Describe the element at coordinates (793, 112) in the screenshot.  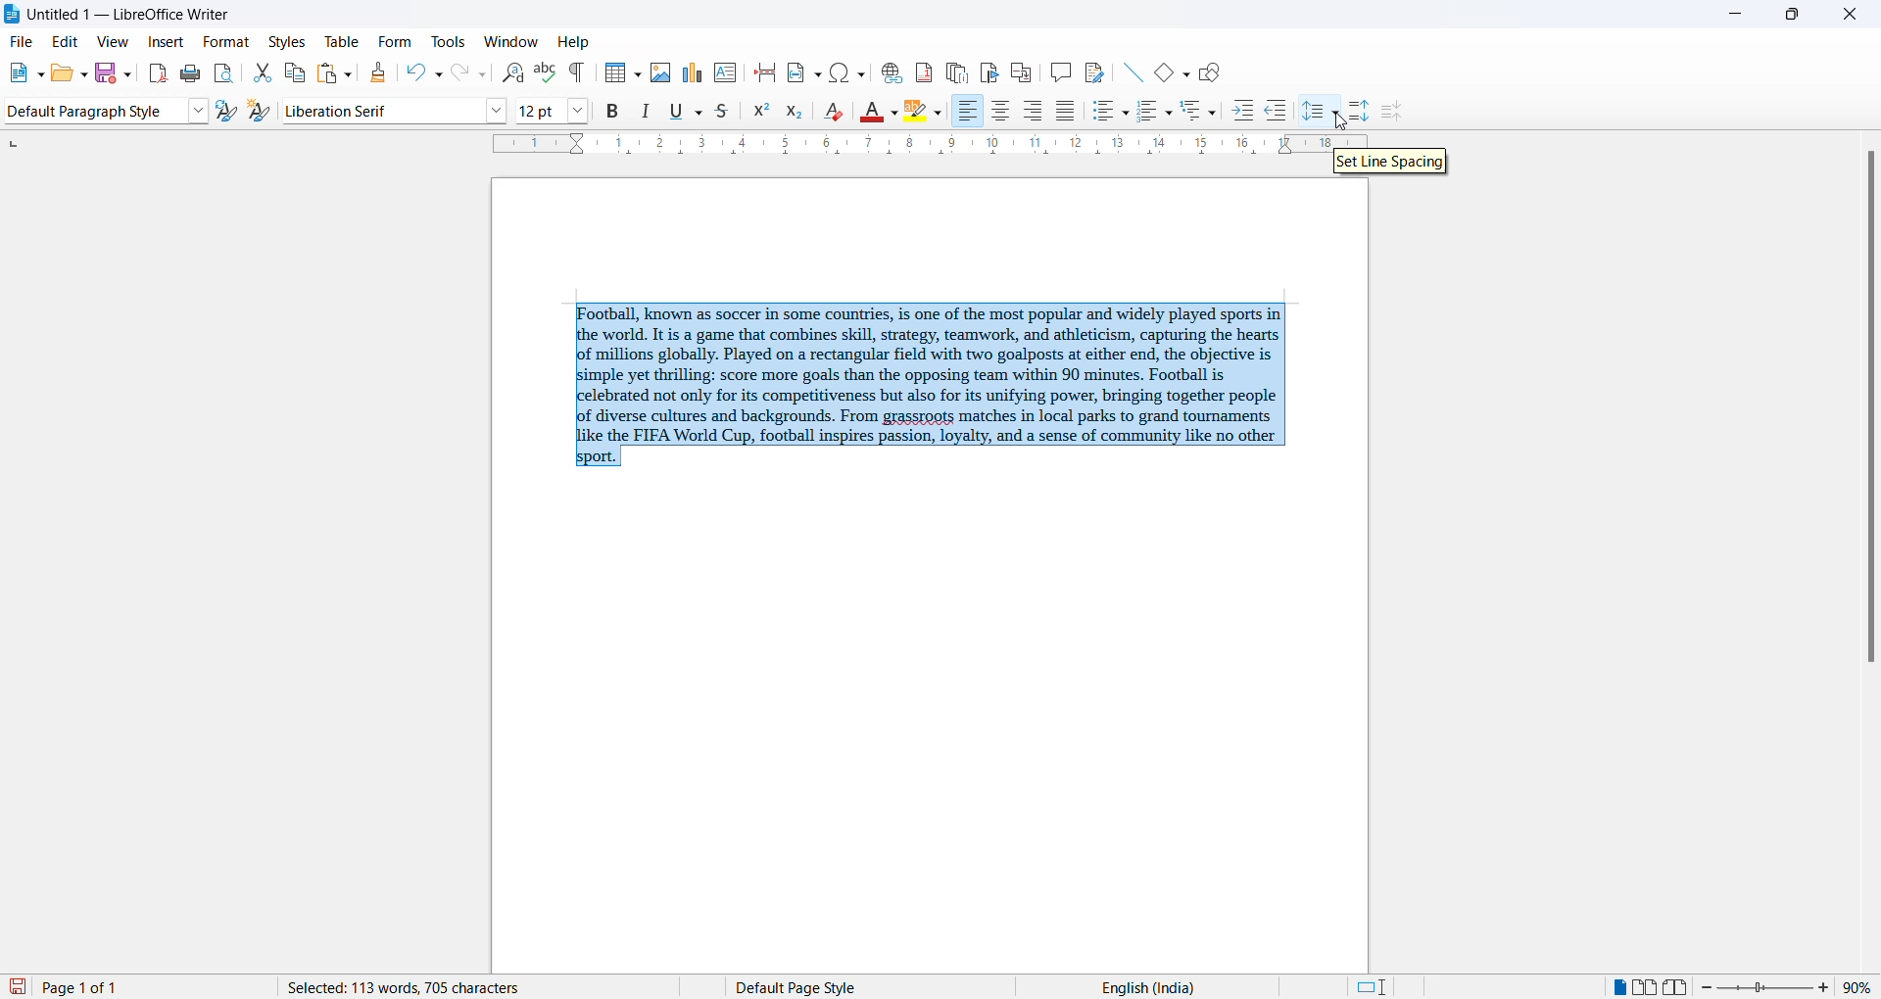
I see `subscript` at that location.